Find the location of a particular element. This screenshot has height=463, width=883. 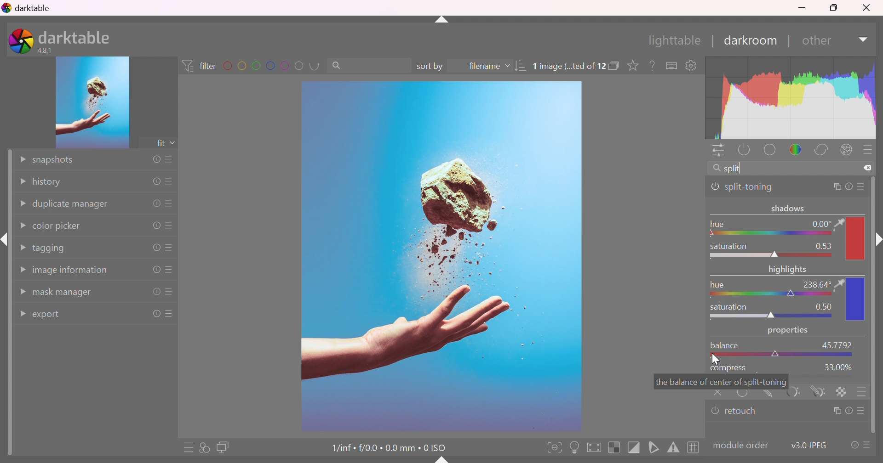

display a second darkroom image window is located at coordinates (224, 447).